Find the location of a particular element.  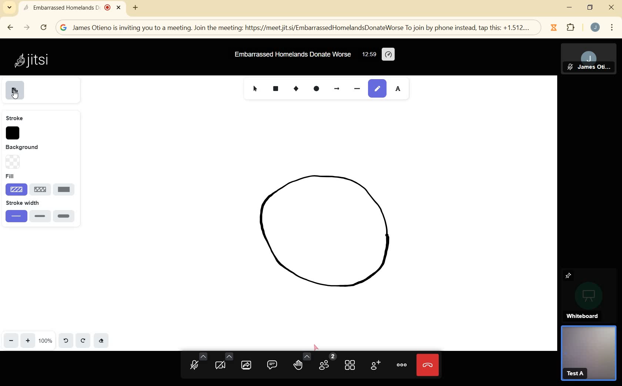

RELOAD is located at coordinates (43, 28).